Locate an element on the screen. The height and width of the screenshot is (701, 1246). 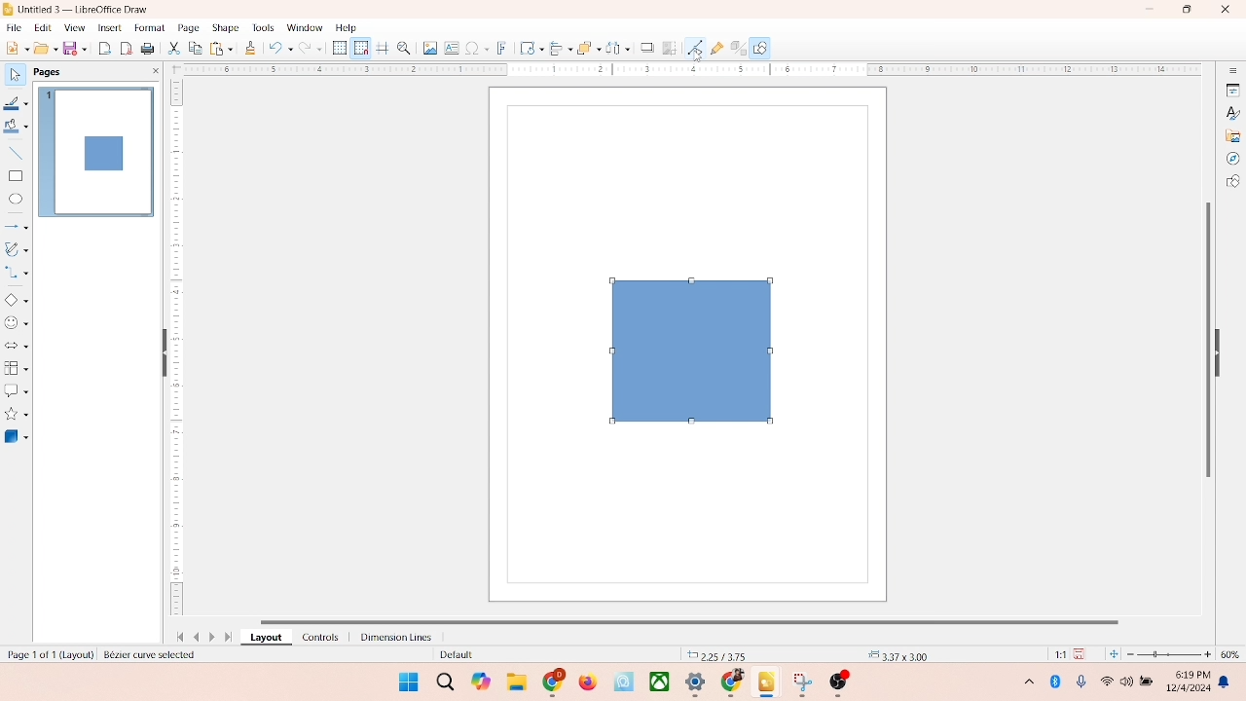
shapes is located at coordinates (687, 350).